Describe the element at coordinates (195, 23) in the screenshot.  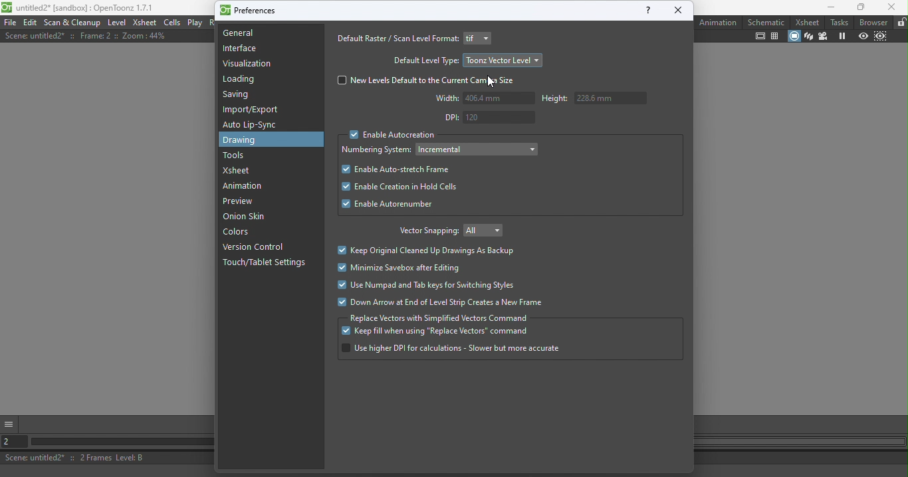
I see `Play` at that location.